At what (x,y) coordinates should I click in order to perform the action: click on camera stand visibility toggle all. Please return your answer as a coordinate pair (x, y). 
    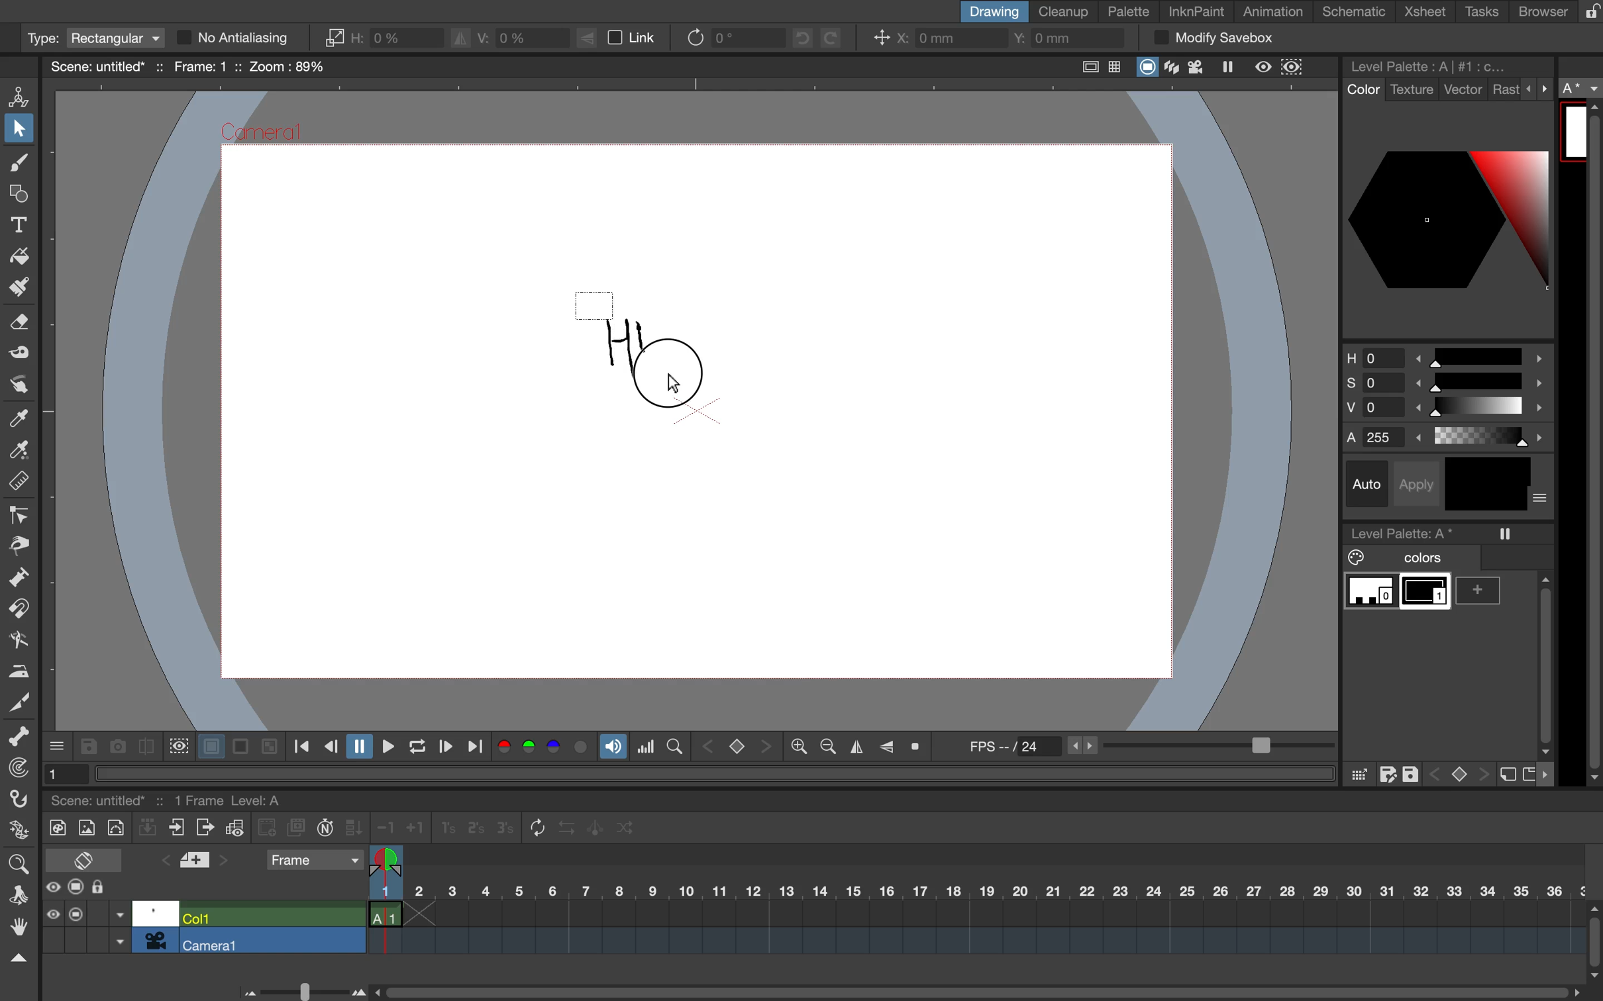
    Looking at the image, I should click on (76, 888).